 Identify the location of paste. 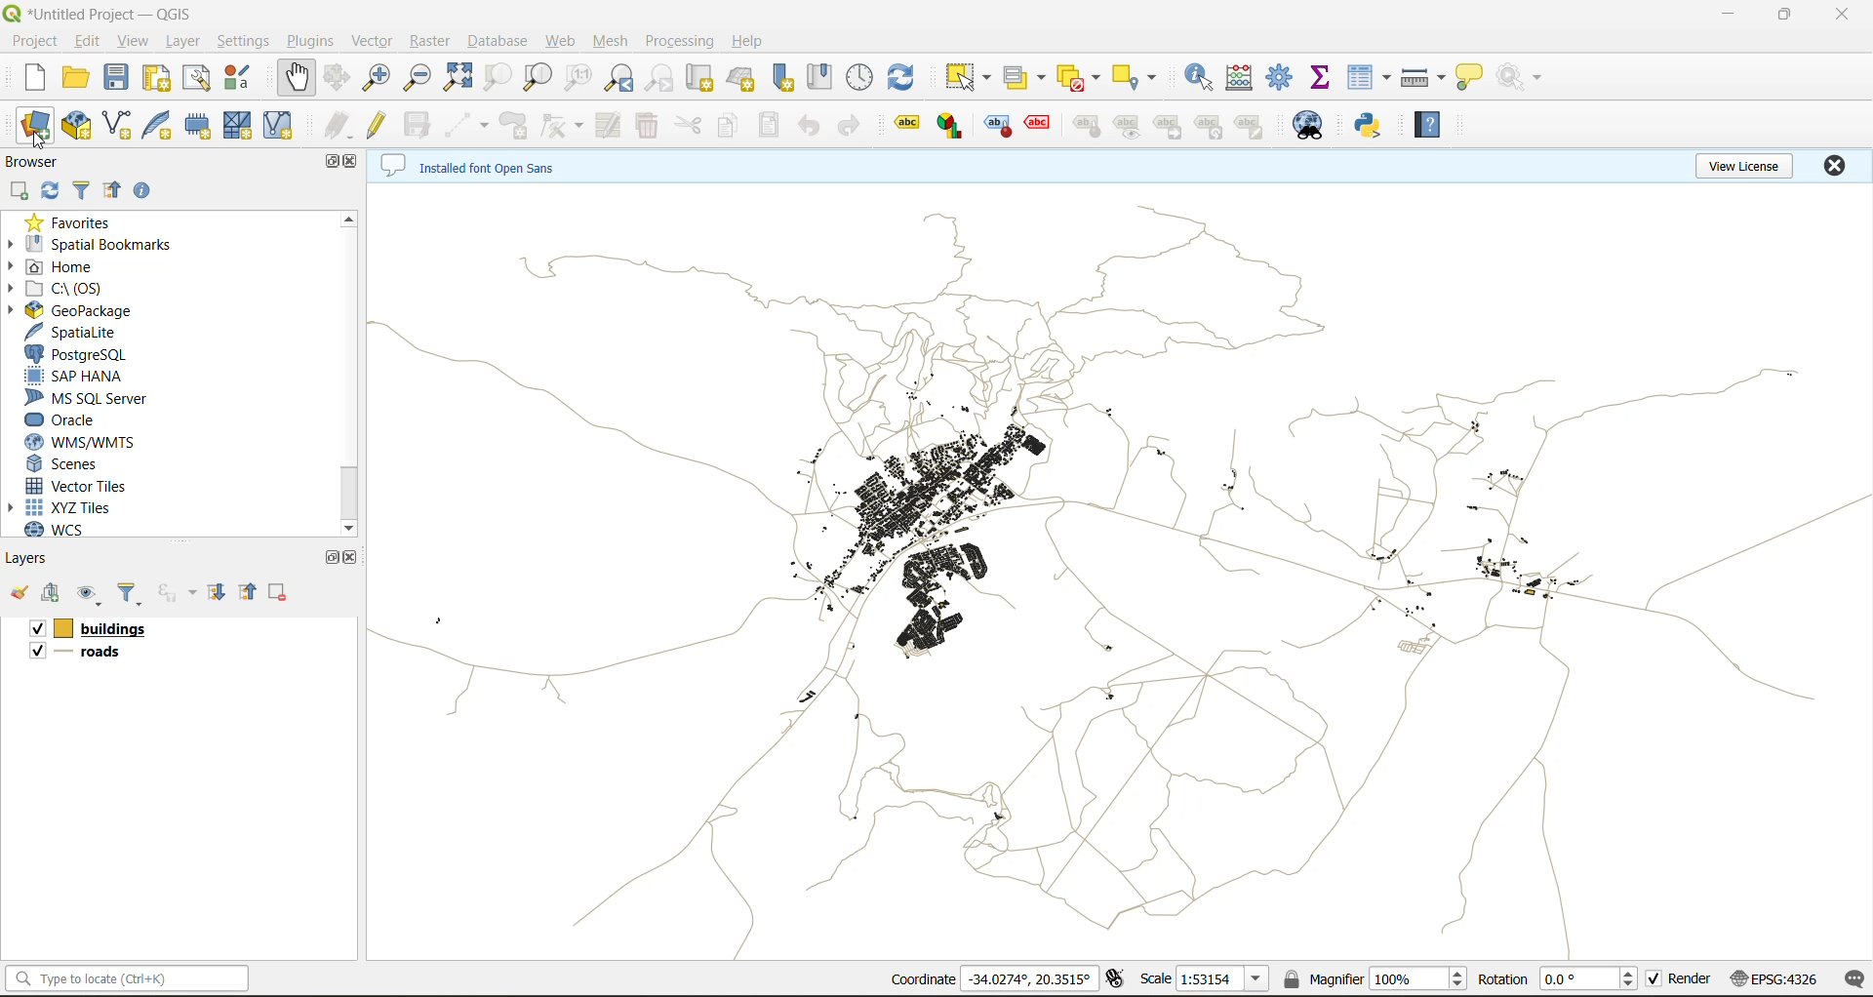
(771, 128).